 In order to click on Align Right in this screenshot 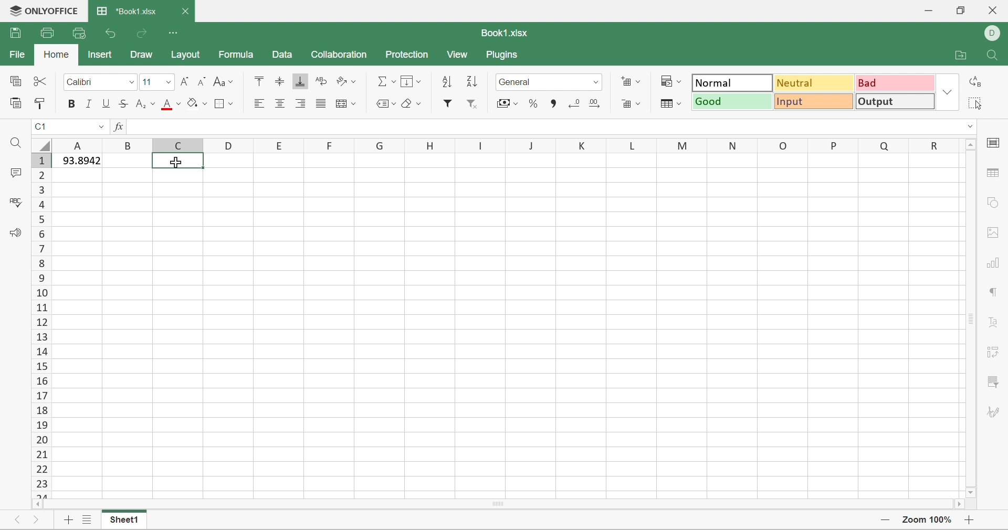, I will do `click(301, 102)`.